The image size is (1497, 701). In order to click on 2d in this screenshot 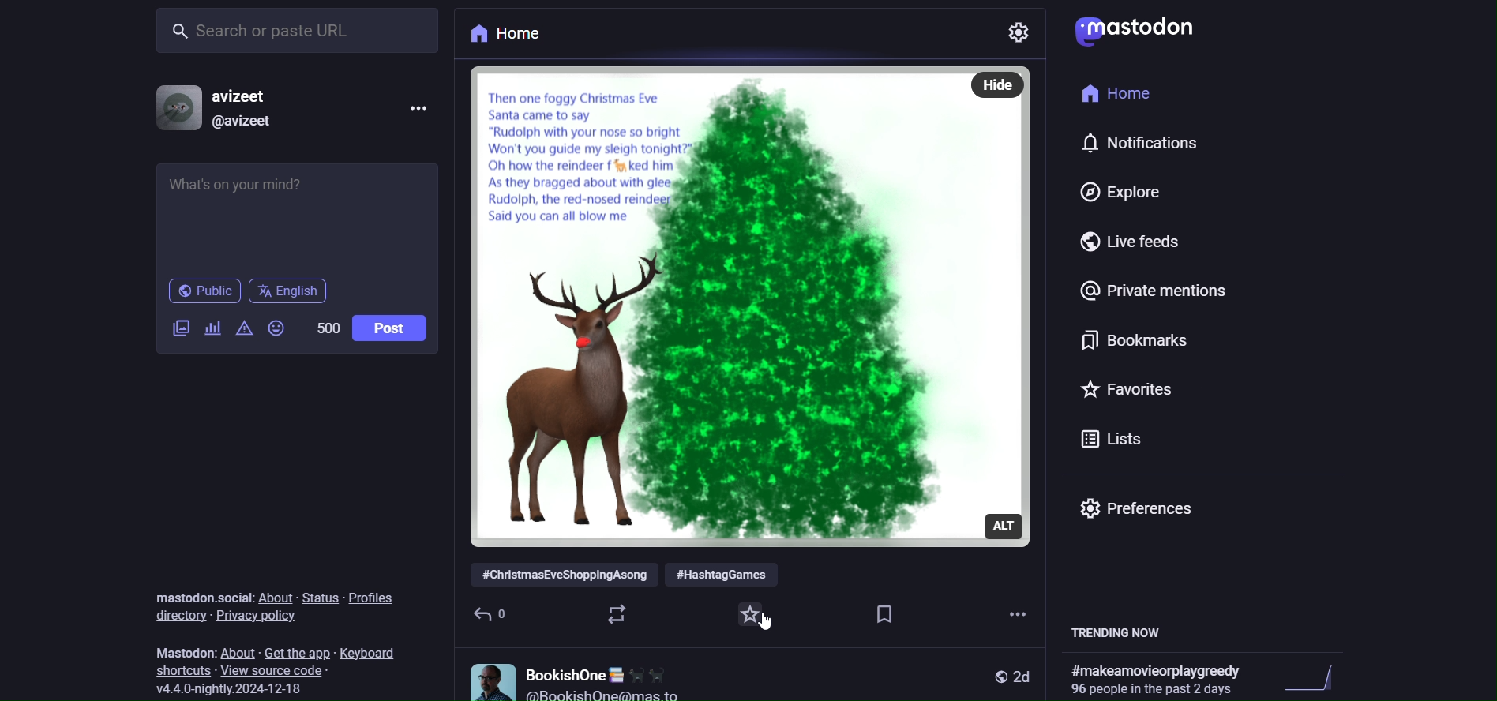, I will do `click(1024, 674)`.